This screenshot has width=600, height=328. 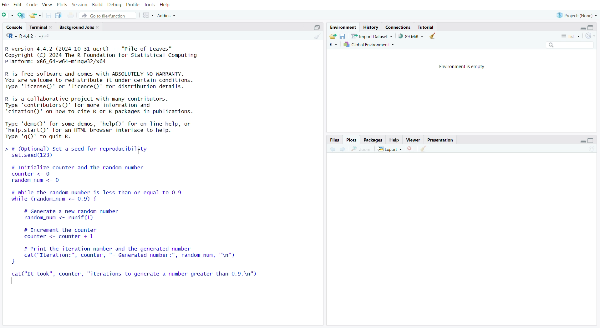 I want to click on R, so click(x=9, y=36).